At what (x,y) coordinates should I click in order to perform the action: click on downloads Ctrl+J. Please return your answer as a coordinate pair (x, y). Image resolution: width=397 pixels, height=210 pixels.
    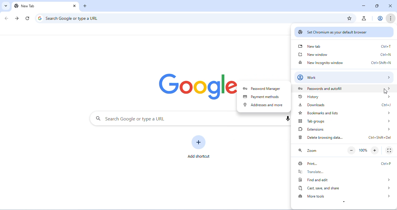
    Looking at the image, I should click on (344, 105).